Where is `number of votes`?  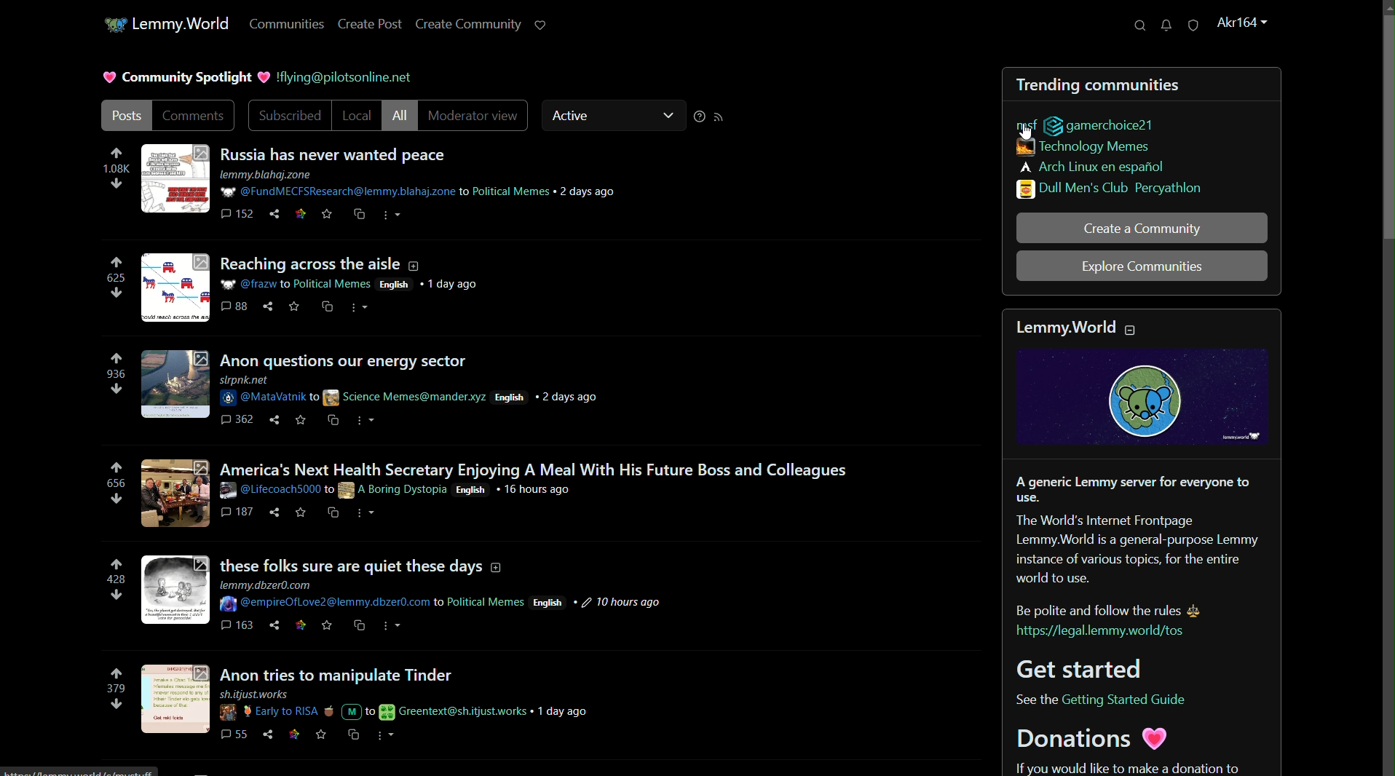
number of votes is located at coordinates (114, 689).